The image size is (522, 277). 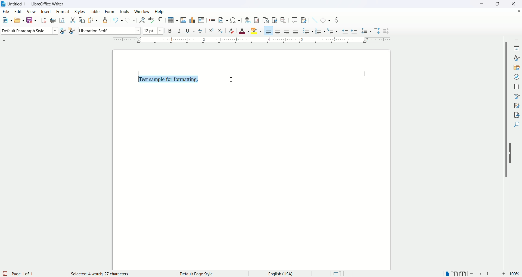 I want to click on justified, so click(x=296, y=31).